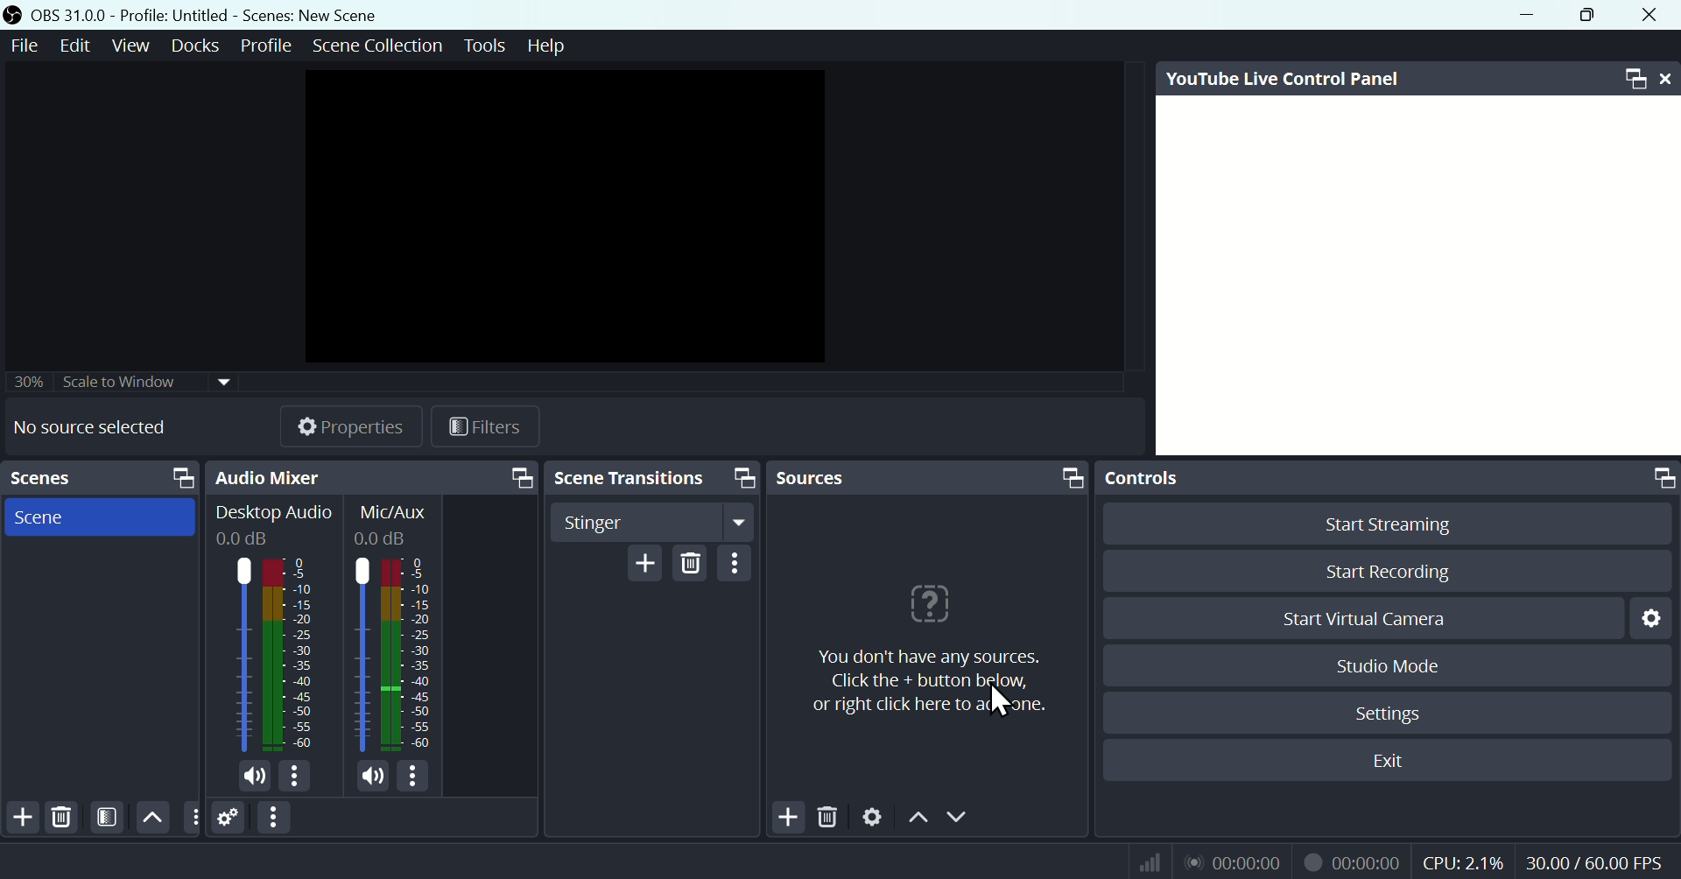  What do you see at coordinates (1599, 858) in the screenshot?
I see `30.00/60.00 FPS` at bounding box center [1599, 858].